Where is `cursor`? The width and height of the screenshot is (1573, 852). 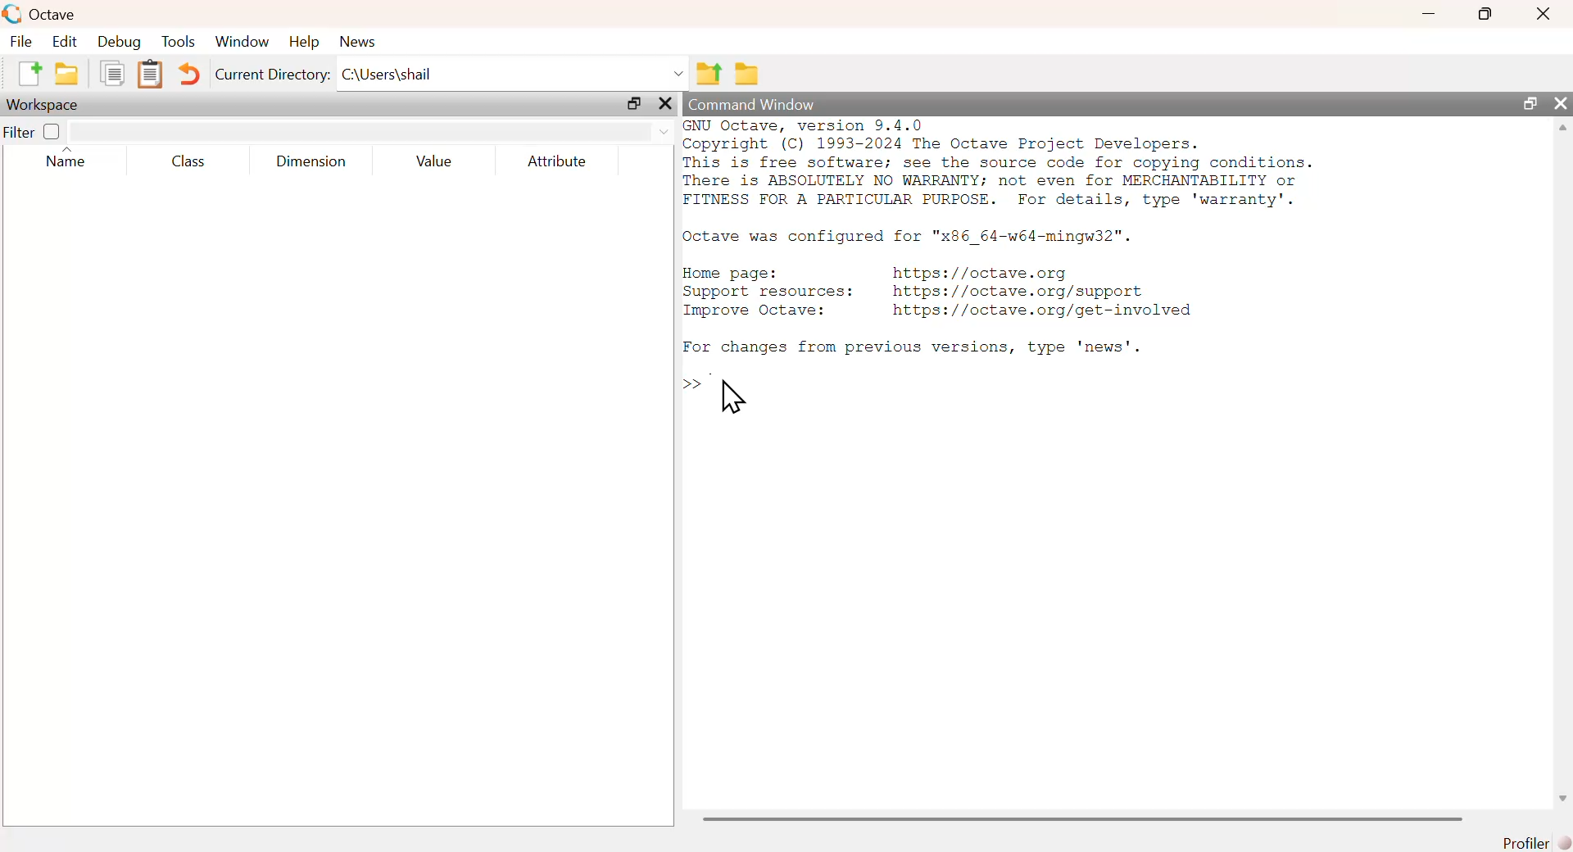
cursor is located at coordinates (732, 399).